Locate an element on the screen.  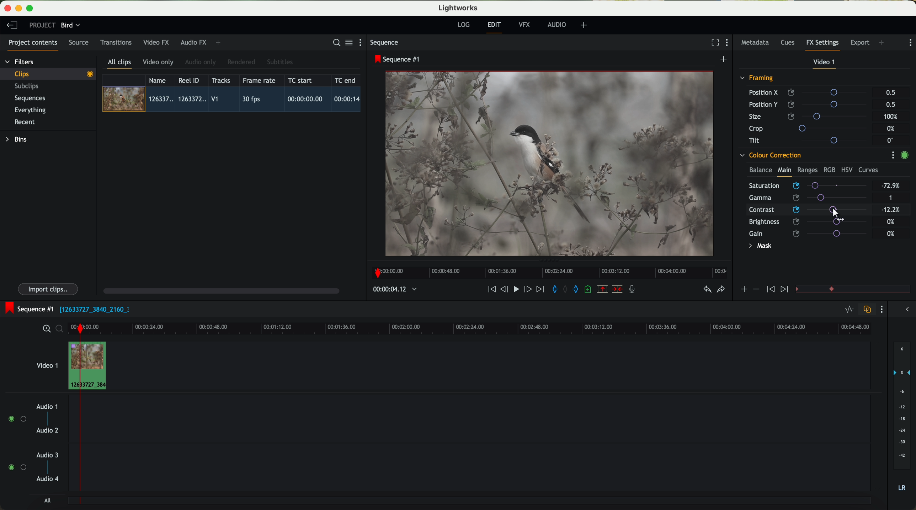
drag to is located at coordinates (839, 214).